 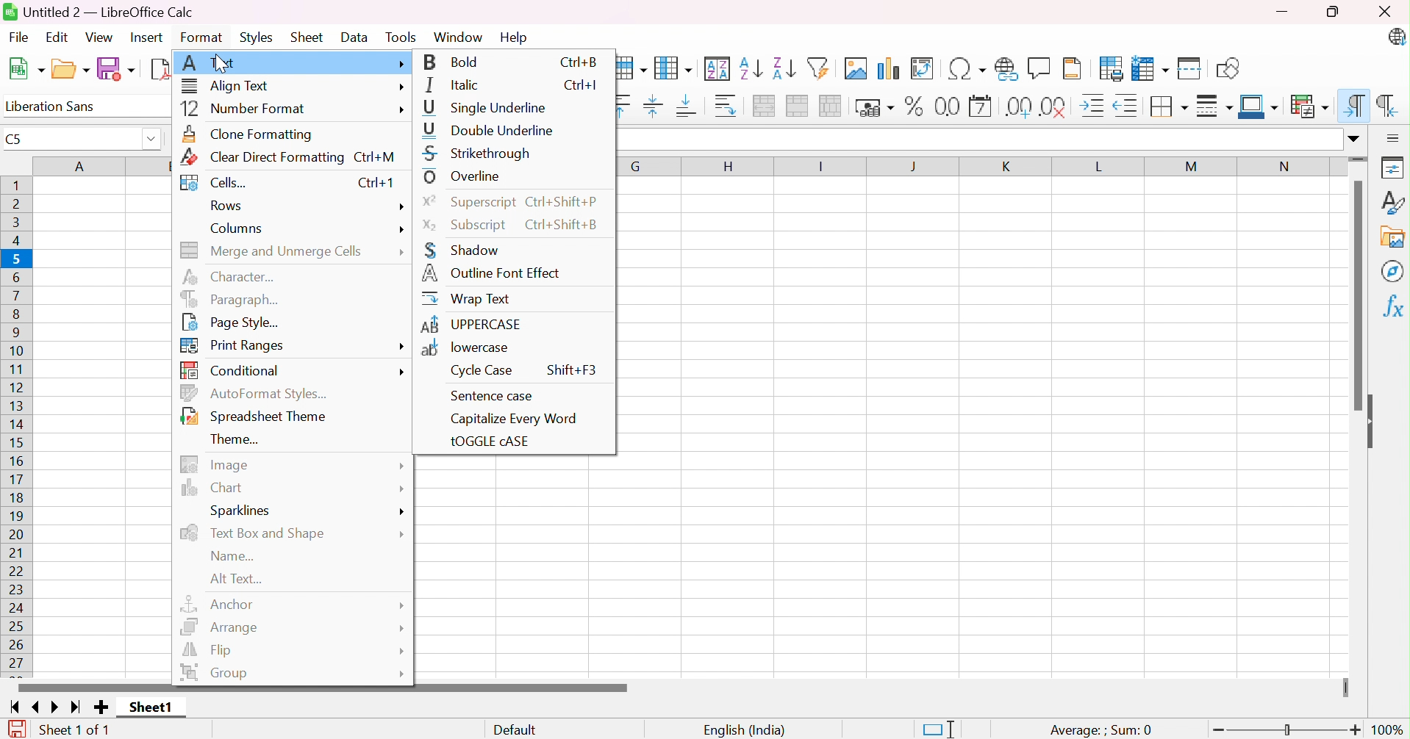 I want to click on Bold, so click(x=454, y=61).